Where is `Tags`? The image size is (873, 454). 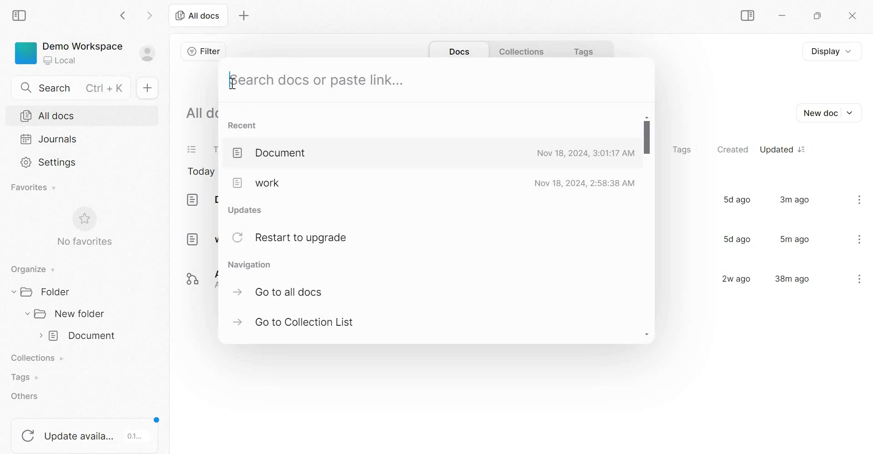
Tags is located at coordinates (586, 50).